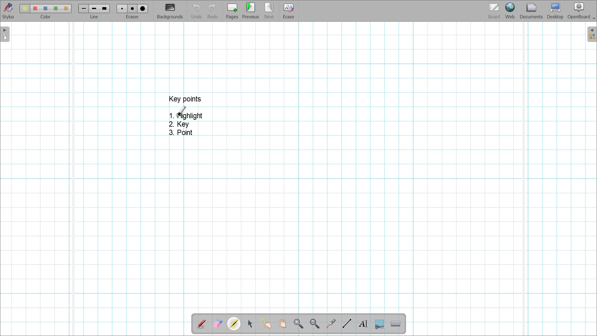  Describe the element at coordinates (288, 11) in the screenshot. I see `Erase entire page` at that location.